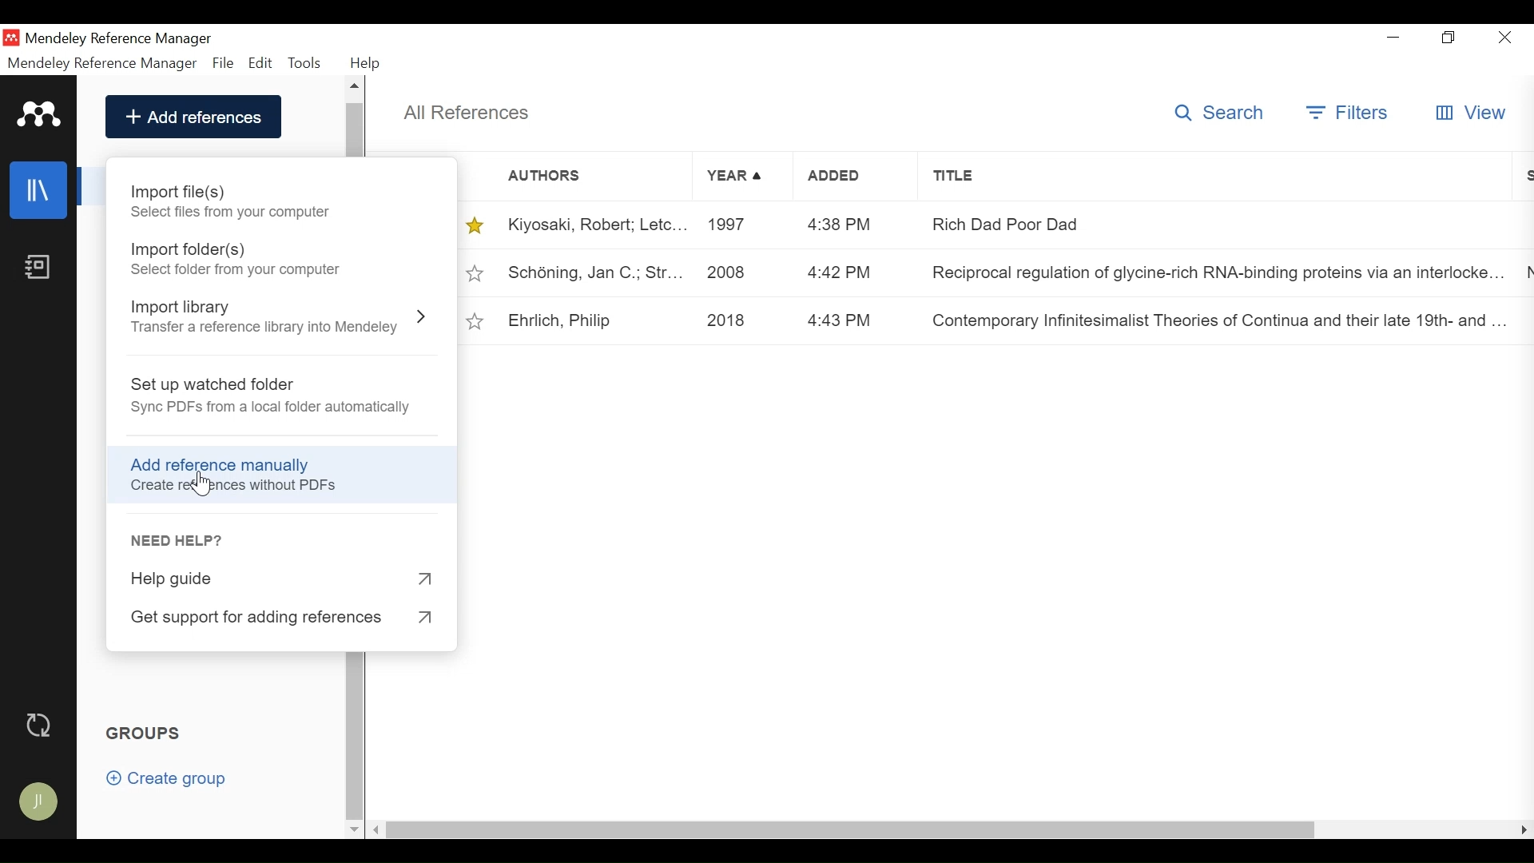 This screenshot has width=1534, height=863. I want to click on 2018, so click(733, 319).